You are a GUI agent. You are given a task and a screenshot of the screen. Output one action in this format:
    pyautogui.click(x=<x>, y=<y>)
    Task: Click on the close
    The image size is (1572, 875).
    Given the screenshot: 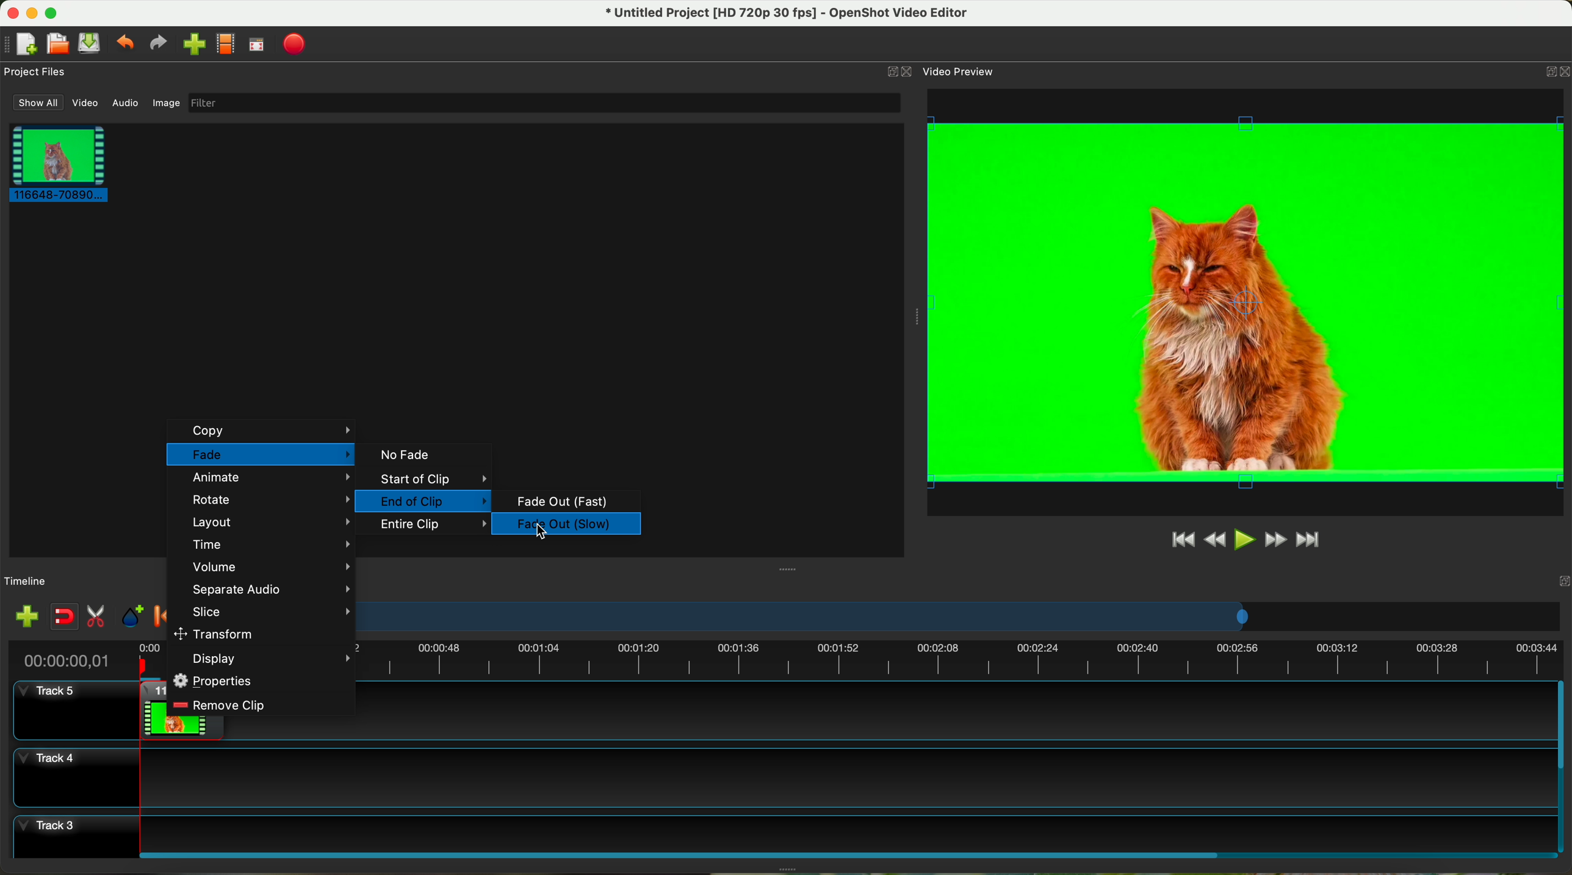 What is the action you would take?
    pyautogui.click(x=1546, y=579)
    